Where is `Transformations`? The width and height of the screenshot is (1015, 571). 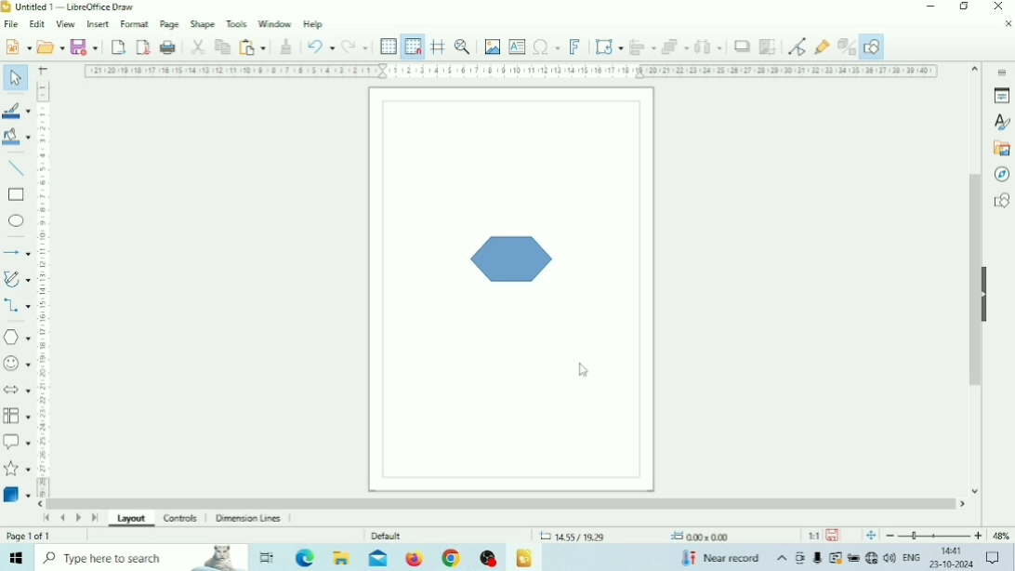
Transformations is located at coordinates (608, 46).